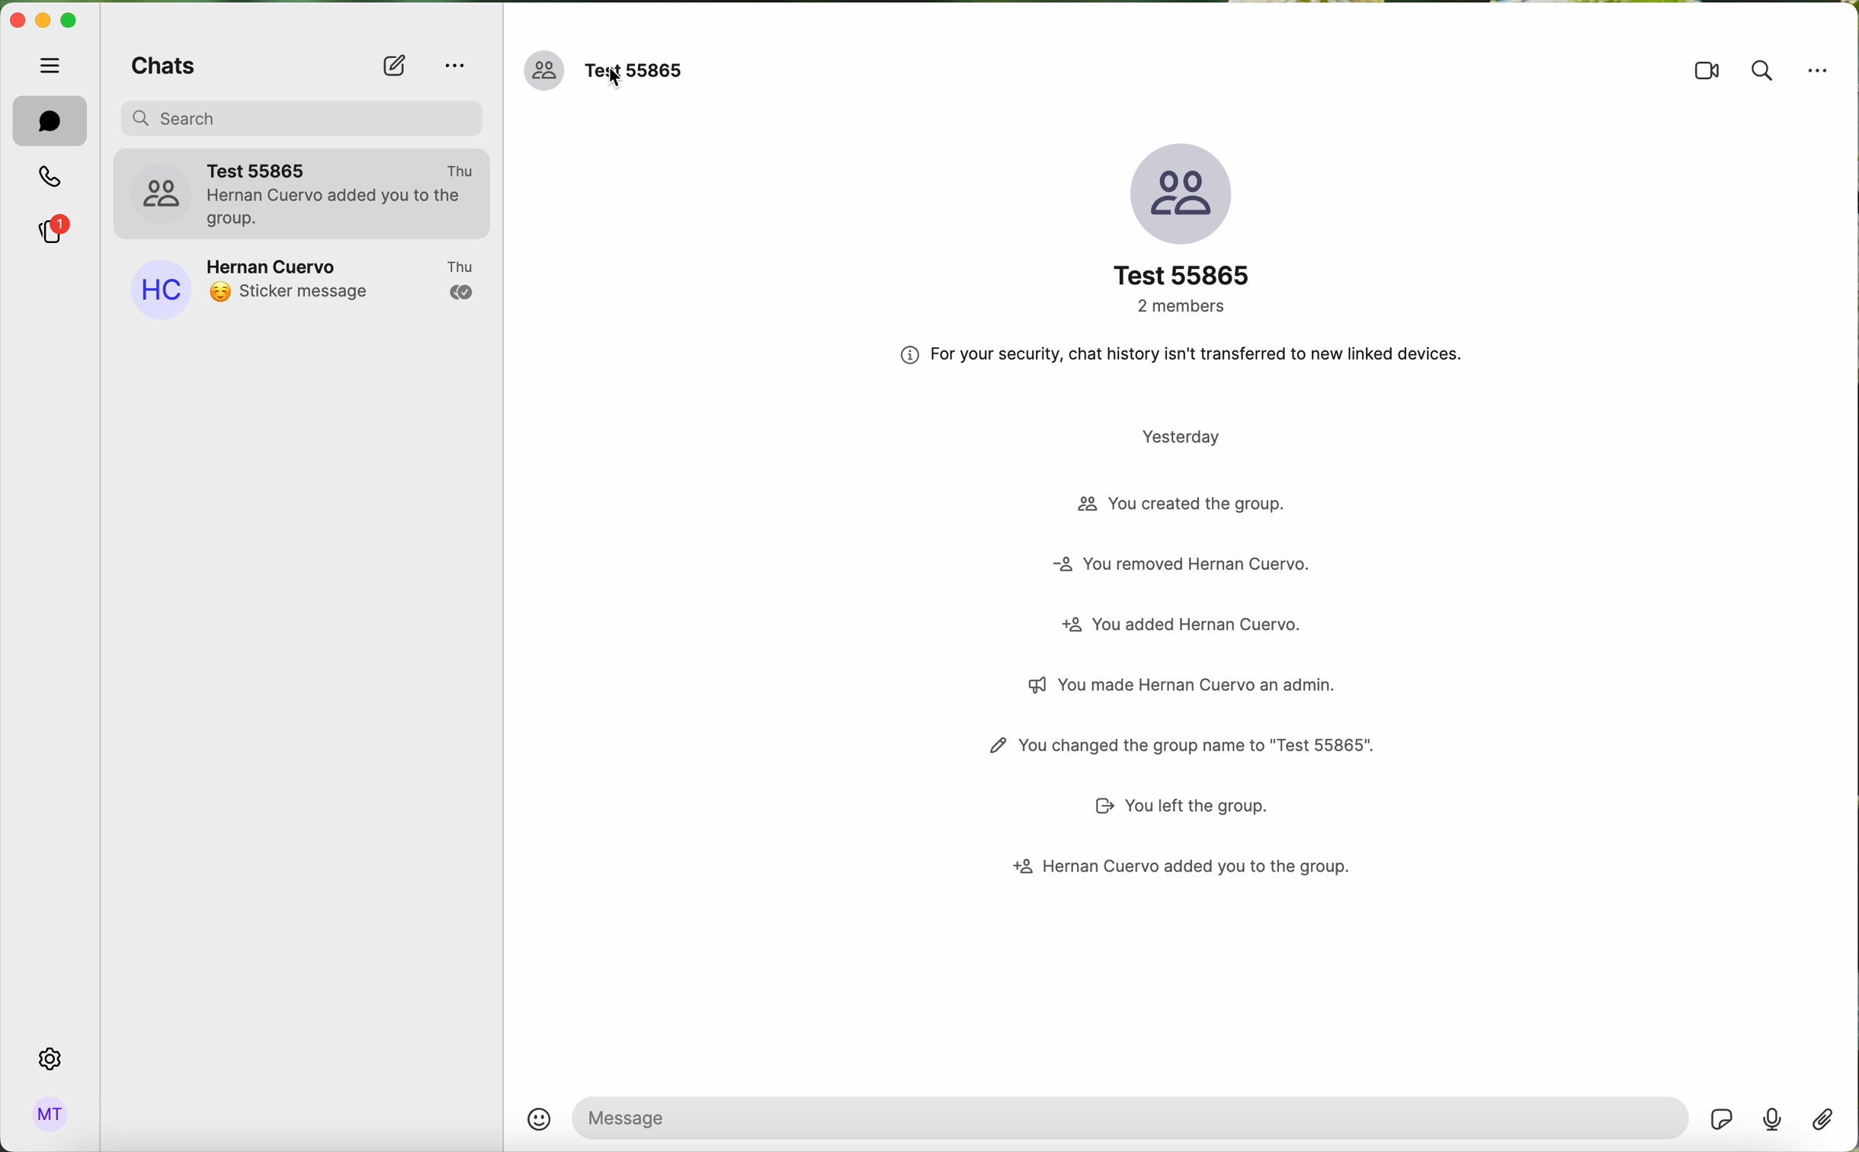  I want to click on attach file, so click(1824, 1118).